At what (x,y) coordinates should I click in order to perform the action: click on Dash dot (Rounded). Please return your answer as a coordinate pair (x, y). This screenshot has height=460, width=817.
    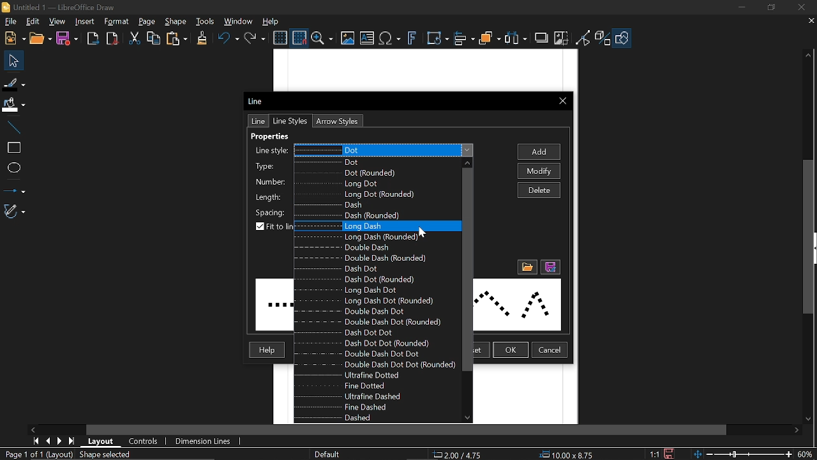
    Looking at the image, I should click on (375, 280).